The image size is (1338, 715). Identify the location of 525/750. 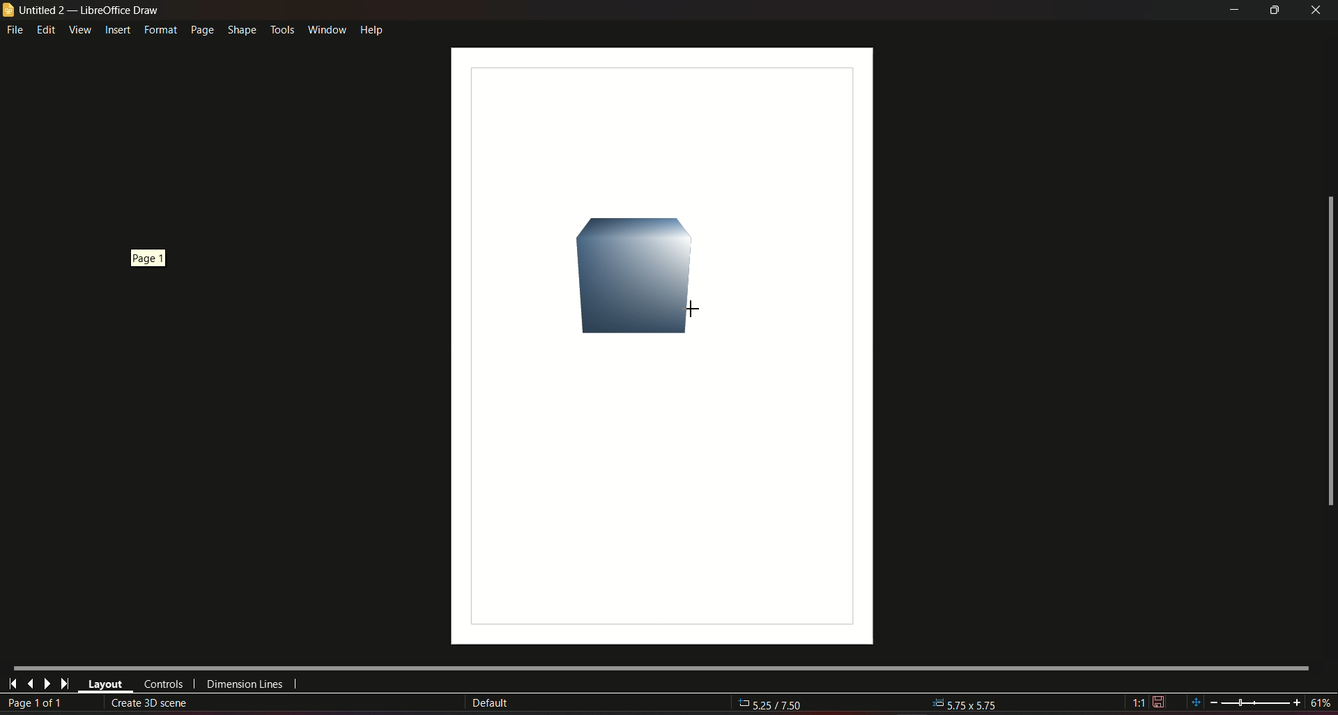
(778, 705).